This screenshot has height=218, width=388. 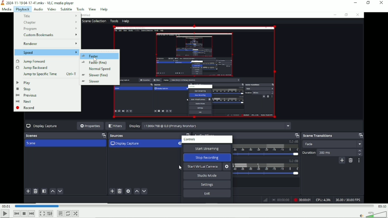 What do you see at coordinates (92, 9) in the screenshot?
I see `view` at bounding box center [92, 9].